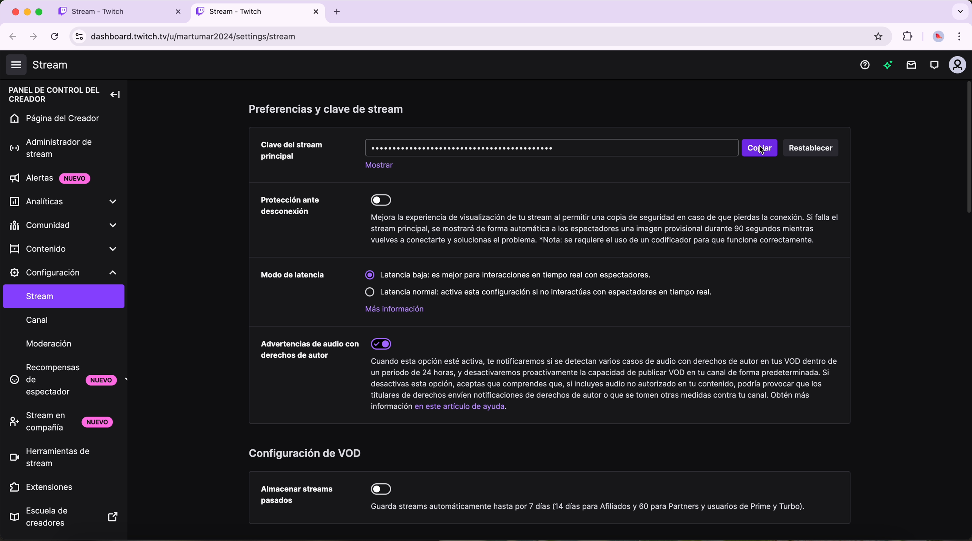 This screenshot has width=972, height=541. What do you see at coordinates (959, 36) in the screenshot?
I see `customize and control Google Chrome` at bounding box center [959, 36].